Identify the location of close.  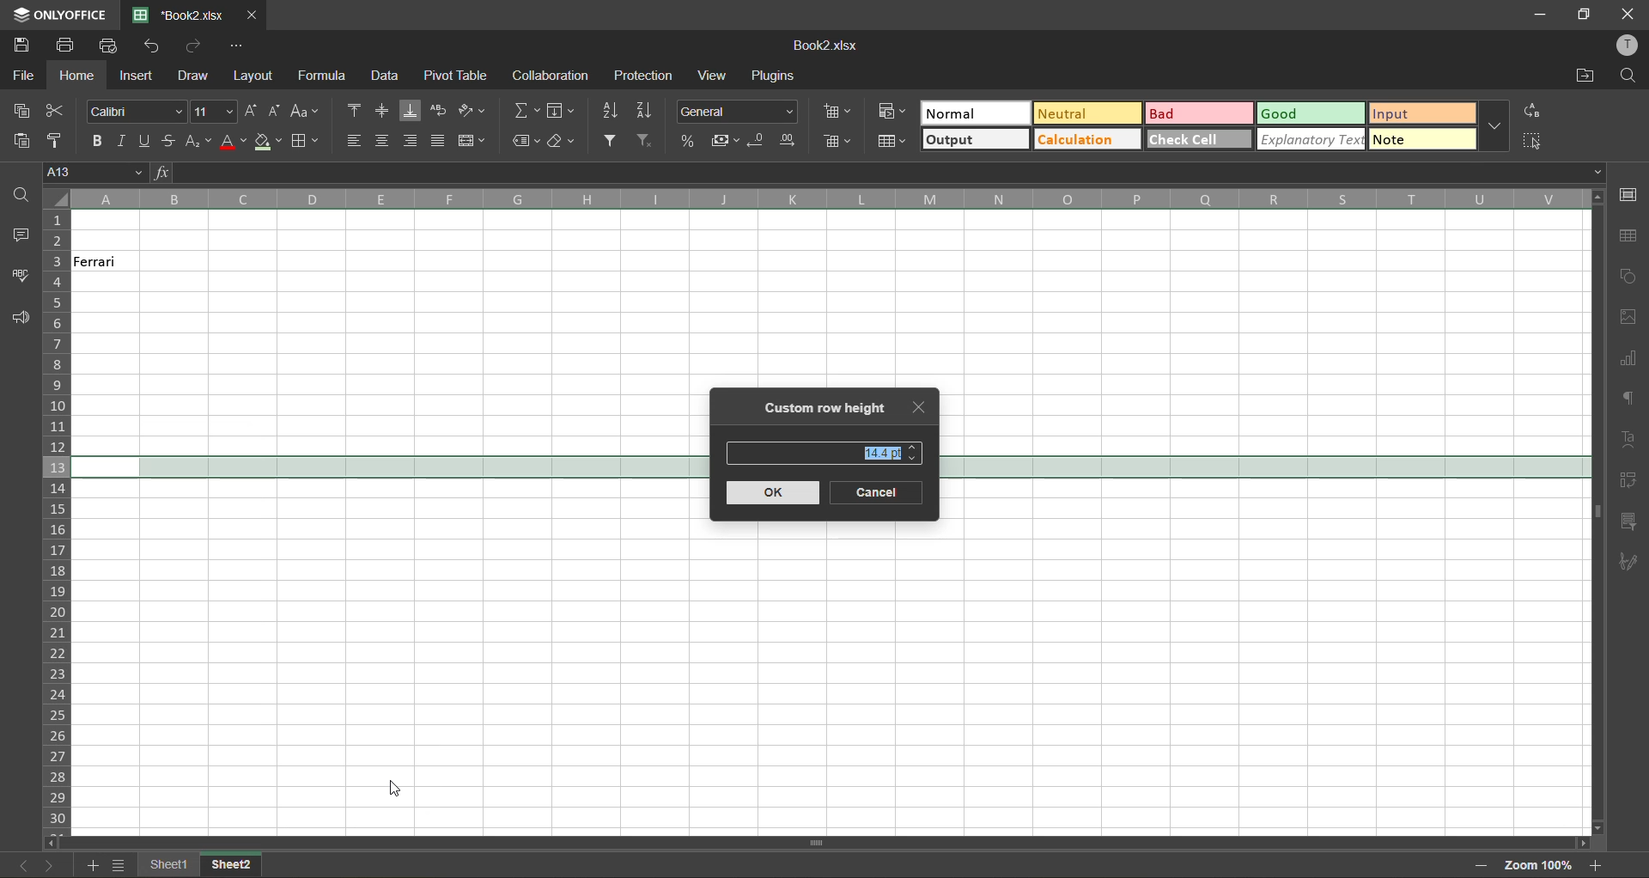
(1629, 12).